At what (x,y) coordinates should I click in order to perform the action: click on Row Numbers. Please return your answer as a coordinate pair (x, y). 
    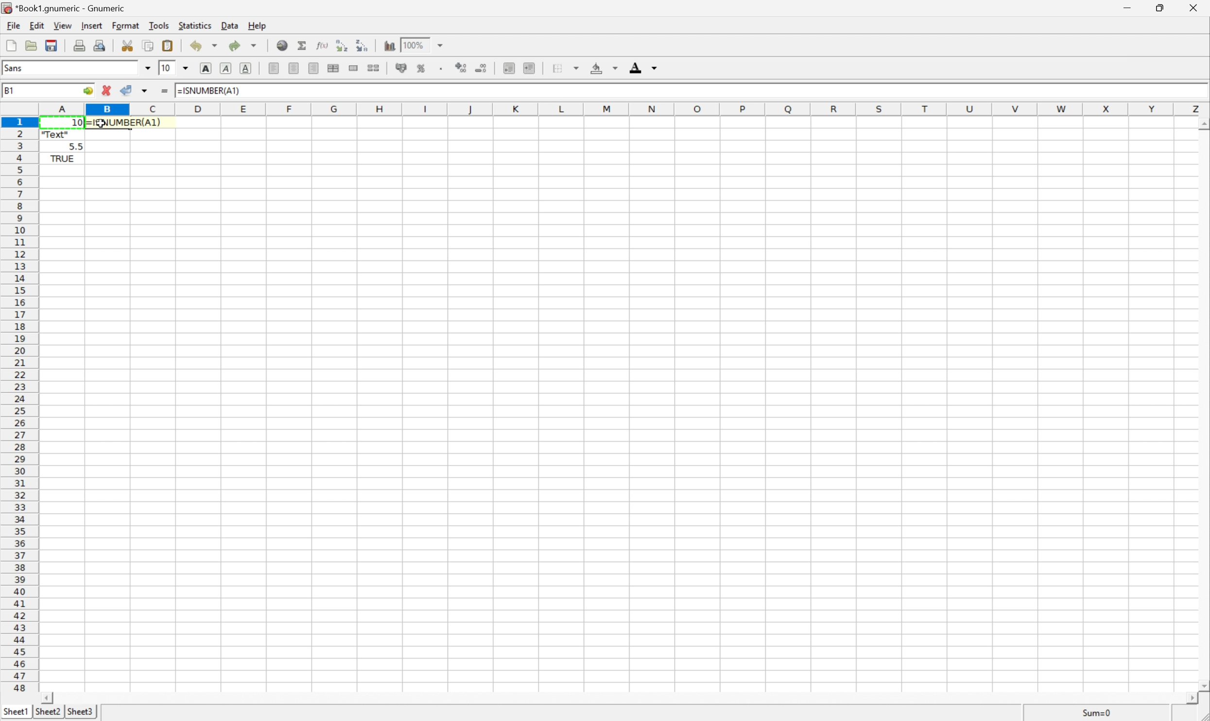
    Looking at the image, I should click on (18, 406).